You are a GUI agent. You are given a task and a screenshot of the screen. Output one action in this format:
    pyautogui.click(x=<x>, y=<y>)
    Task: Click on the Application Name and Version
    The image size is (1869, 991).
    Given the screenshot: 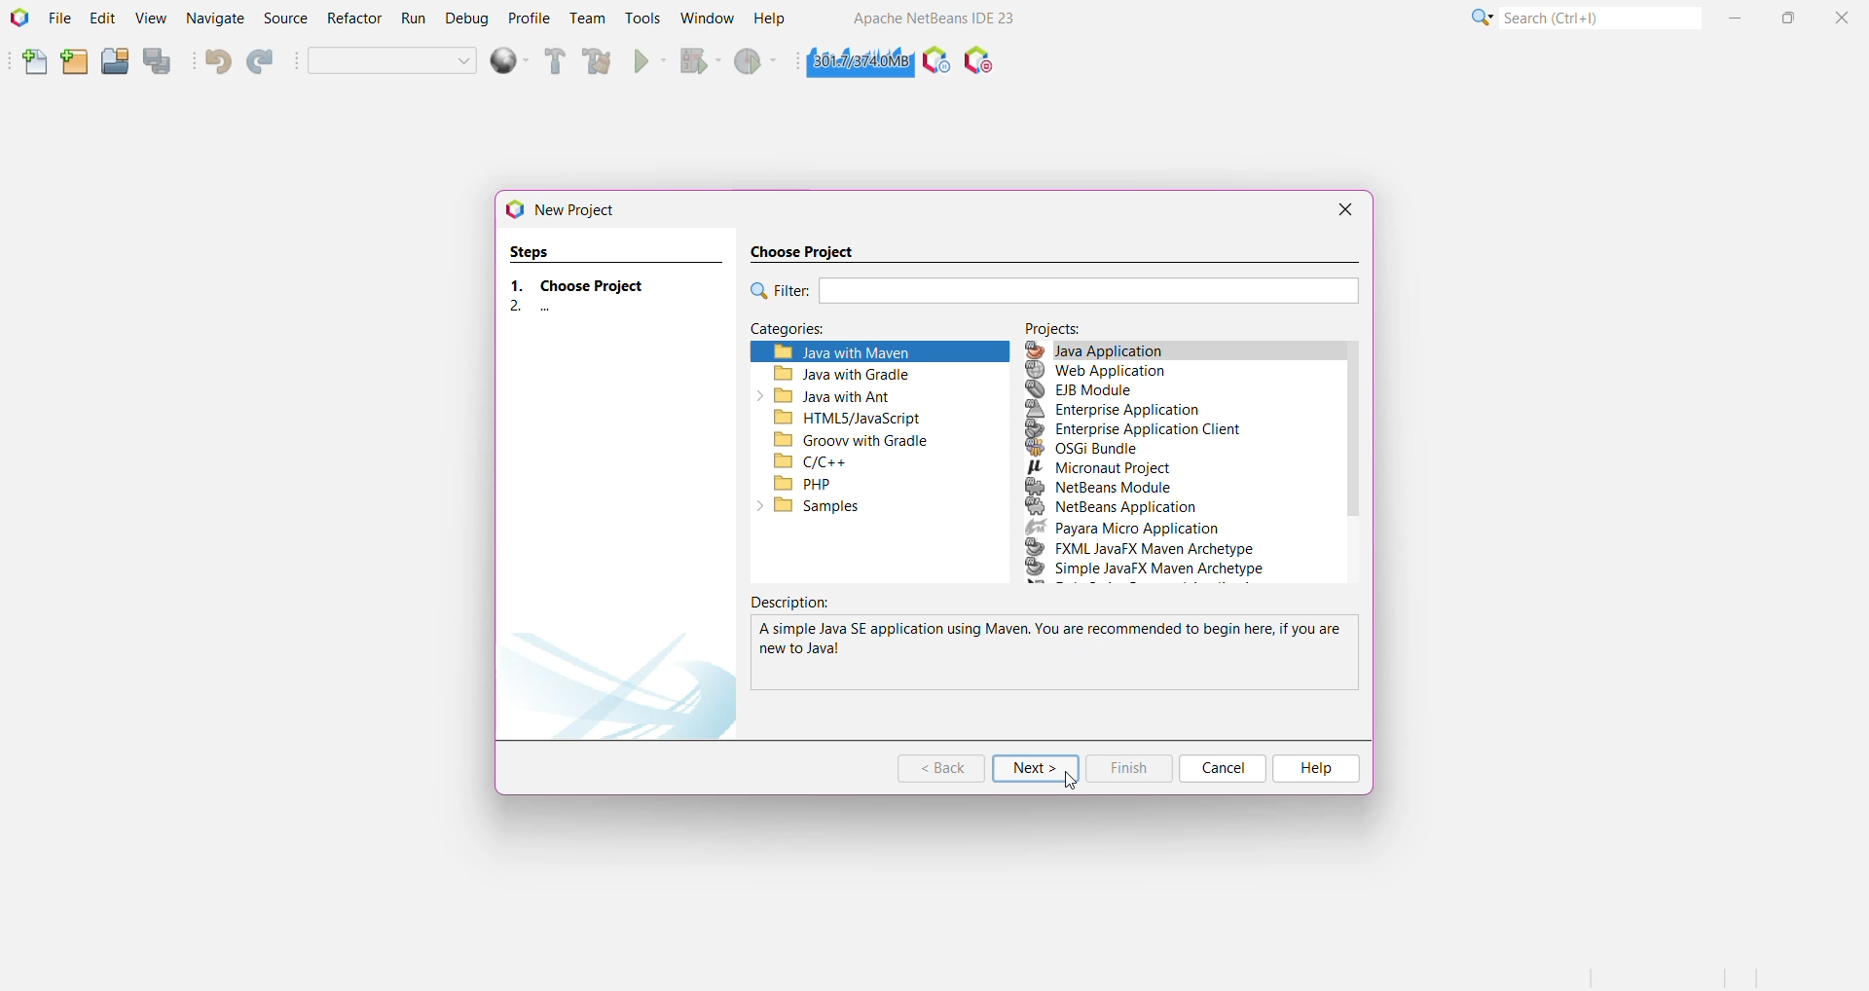 What is the action you would take?
    pyautogui.click(x=937, y=19)
    